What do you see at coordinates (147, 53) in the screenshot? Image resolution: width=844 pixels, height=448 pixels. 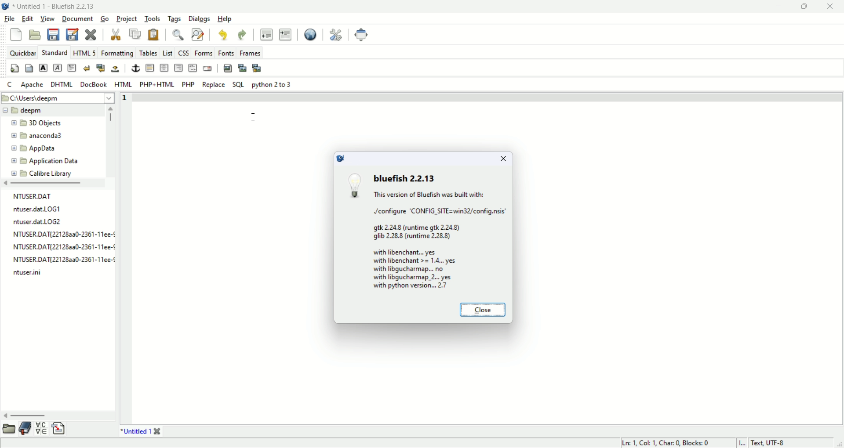 I see `tables` at bounding box center [147, 53].